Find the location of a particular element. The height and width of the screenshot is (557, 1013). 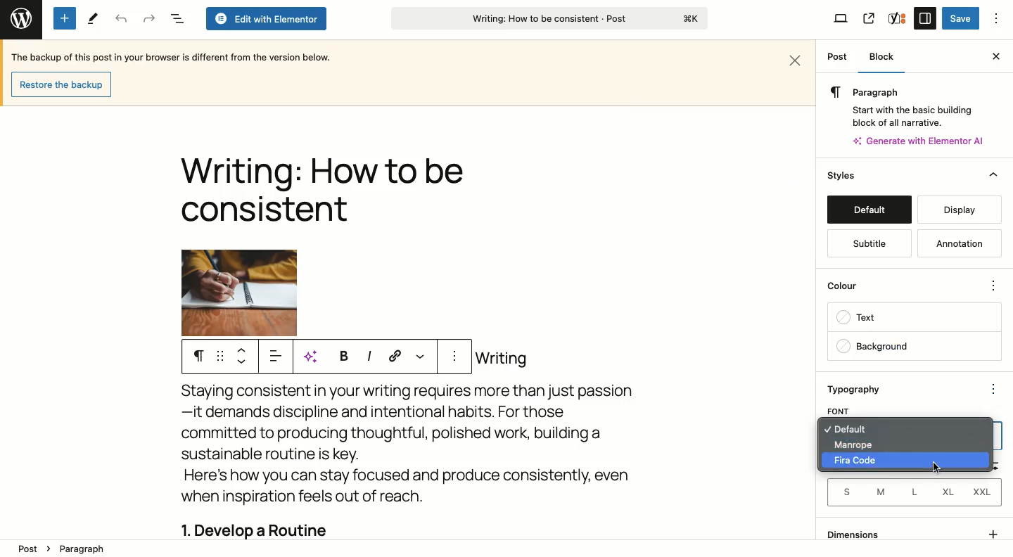

View is located at coordinates (841, 20).